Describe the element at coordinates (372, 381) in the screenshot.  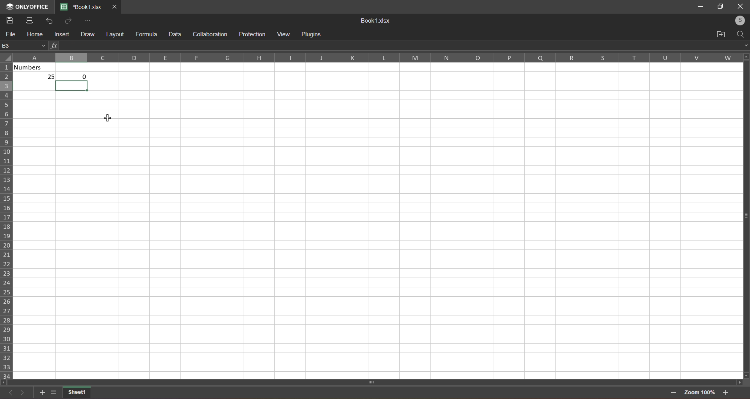
I see `Horizontal scroll bar` at that location.